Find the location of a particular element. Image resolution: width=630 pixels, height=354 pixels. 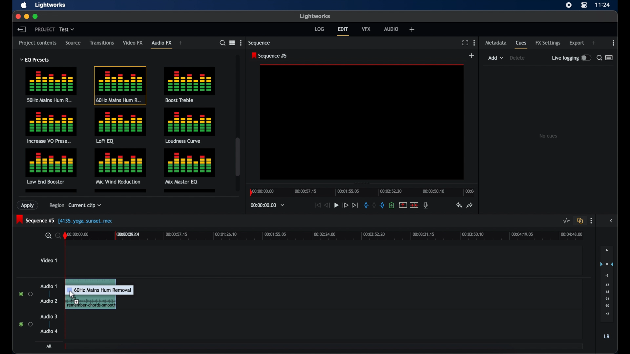

jump to start is located at coordinates (317, 205).